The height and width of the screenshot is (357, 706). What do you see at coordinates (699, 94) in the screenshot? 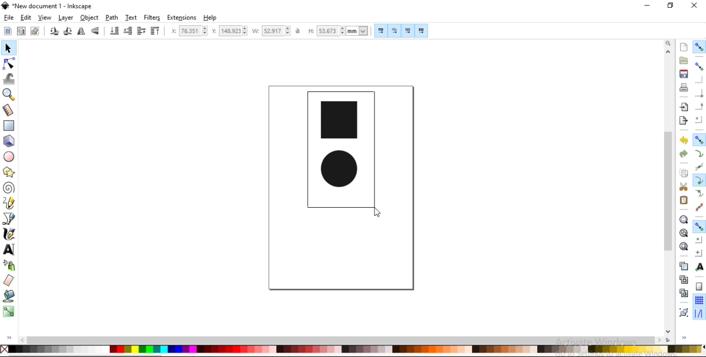
I see `snap bounding box corners` at bounding box center [699, 94].